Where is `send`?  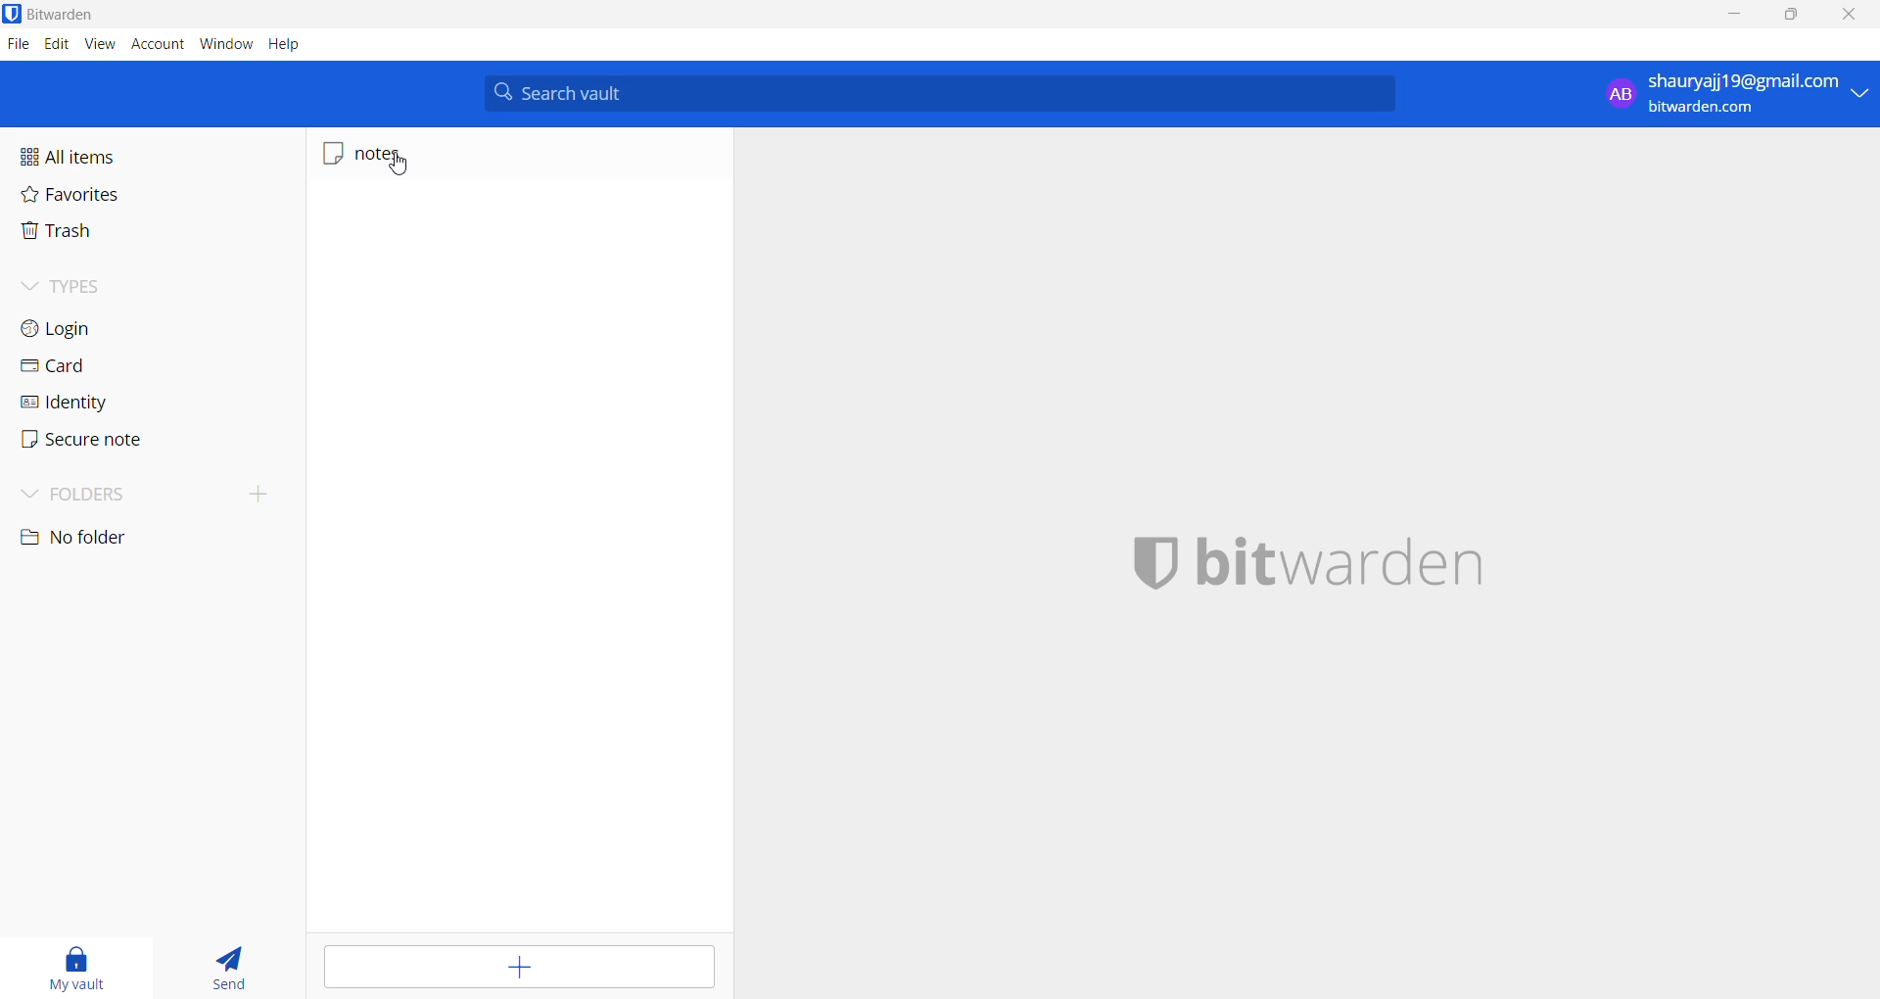
send is located at coordinates (222, 967).